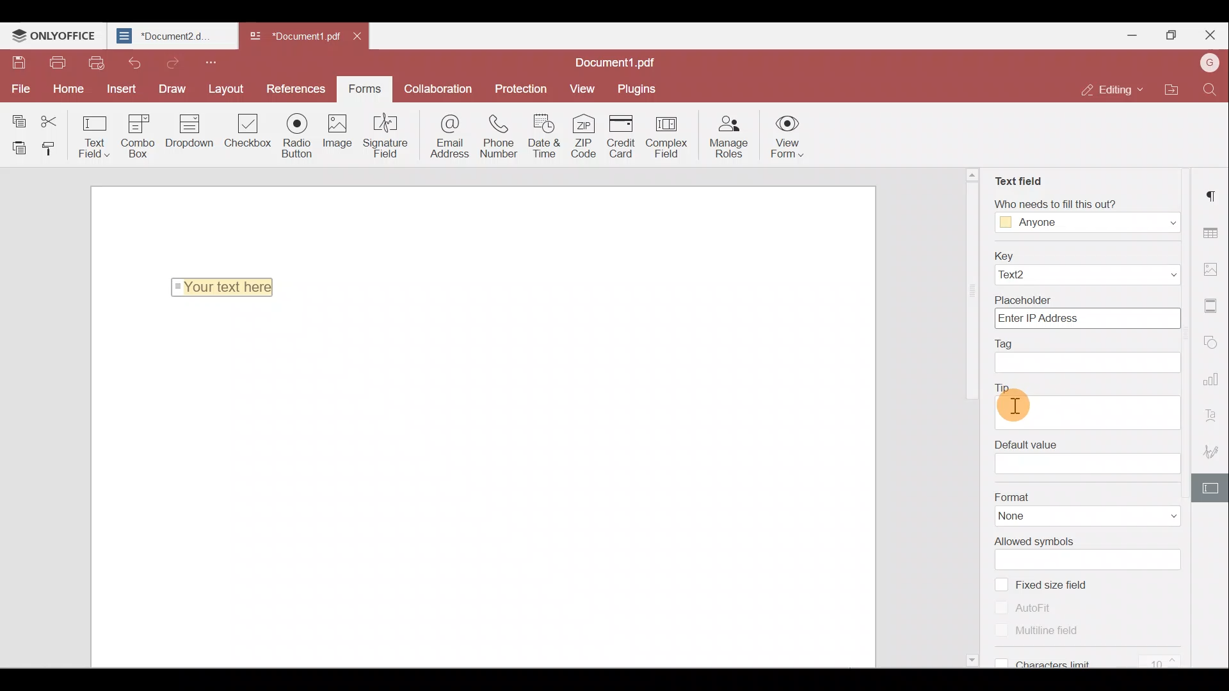  Describe the element at coordinates (168, 88) in the screenshot. I see `Draw` at that location.